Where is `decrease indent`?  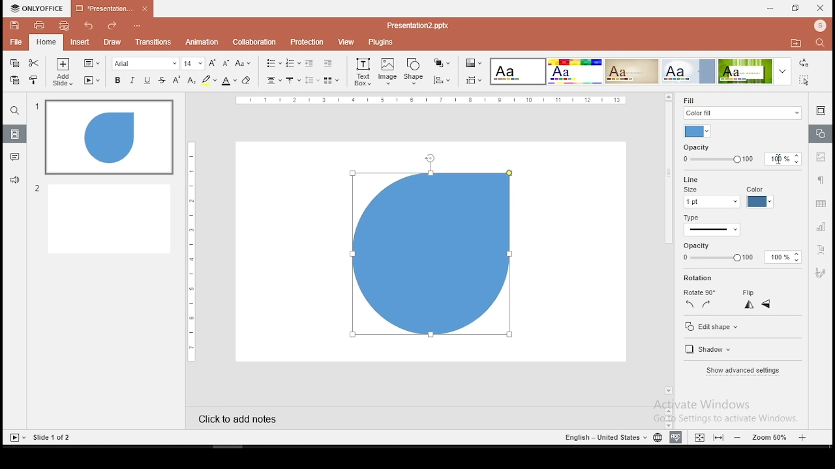 decrease indent is located at coordinates (309, 63).